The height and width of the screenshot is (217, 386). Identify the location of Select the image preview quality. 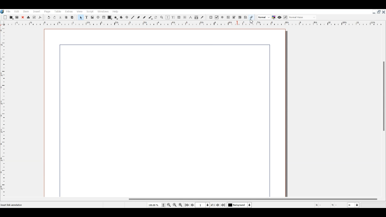
(264, 17).